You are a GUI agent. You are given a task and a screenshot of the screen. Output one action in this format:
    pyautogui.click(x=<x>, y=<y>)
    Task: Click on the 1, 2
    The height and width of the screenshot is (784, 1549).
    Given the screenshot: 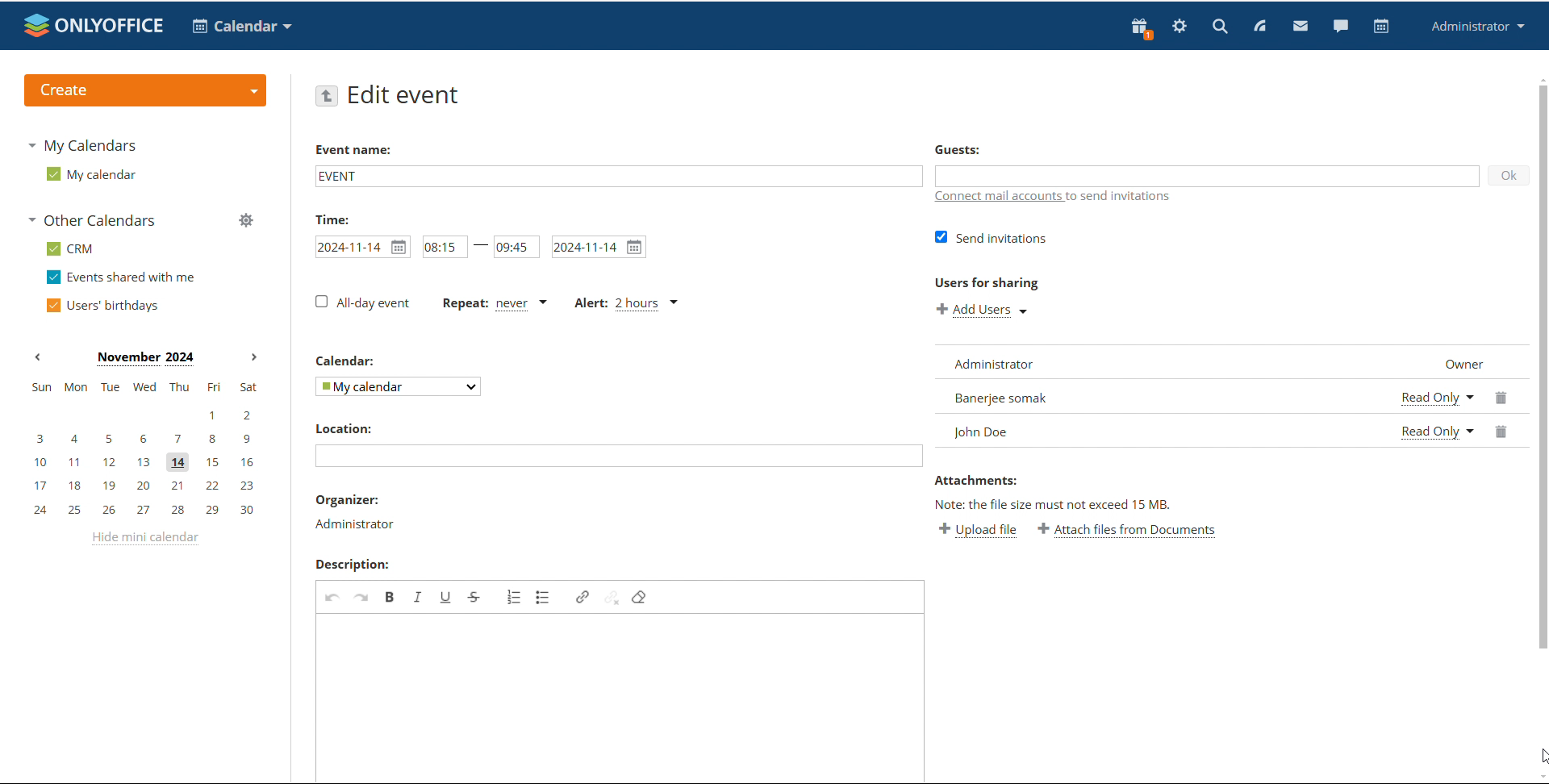 What is the action you would take?
    pyautogui.click(x=140, y=416)
    